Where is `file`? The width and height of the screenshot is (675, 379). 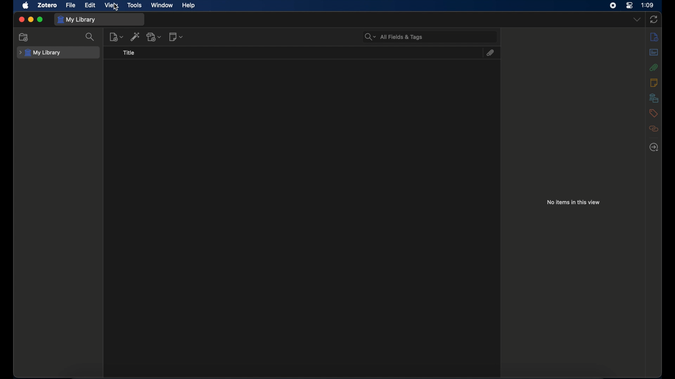 file is located at coordinates (71, 5).